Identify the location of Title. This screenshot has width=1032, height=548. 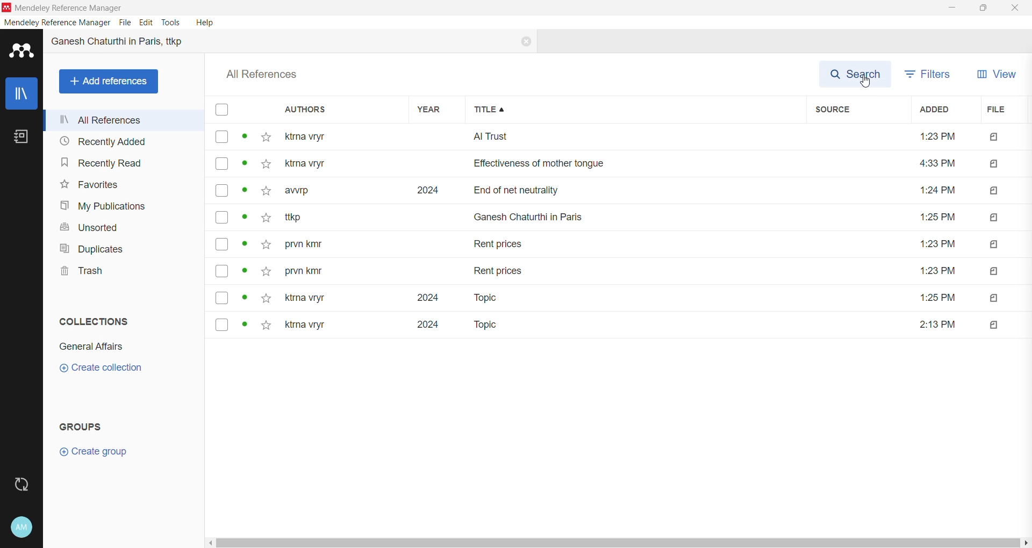
(636, 110).